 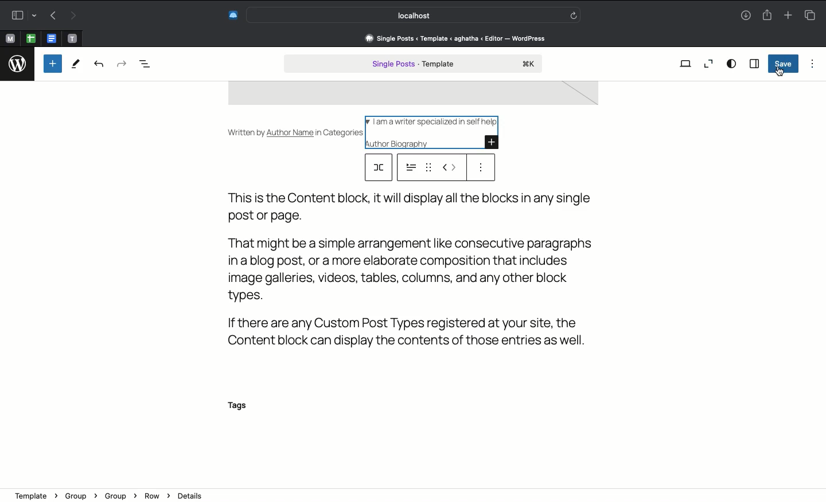 What do you see at coordinates (295, 132) in the screenshot?
I see `Written by Author Name in Categories` at bounding box center [295, 132].